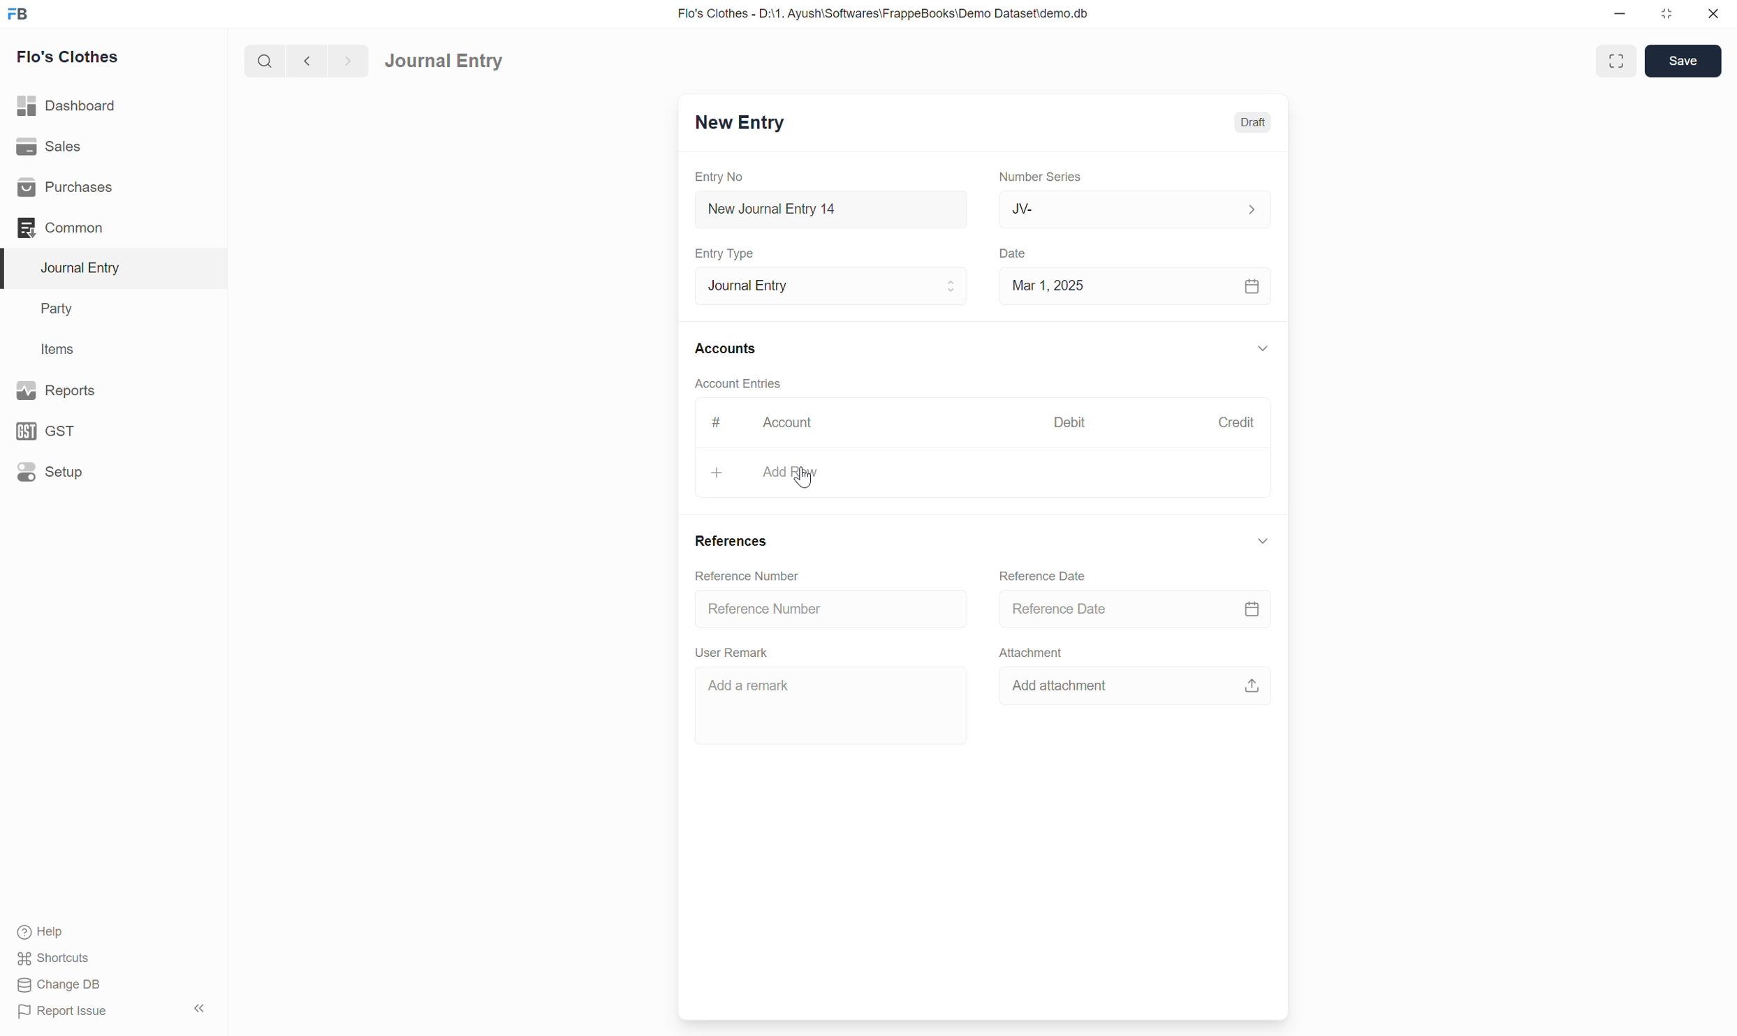 Image resolution: width=1737 pixels, height=1036 pixels. Describe the element at coordinates (18, 14) in the screenshot. I see `FB` at that location.